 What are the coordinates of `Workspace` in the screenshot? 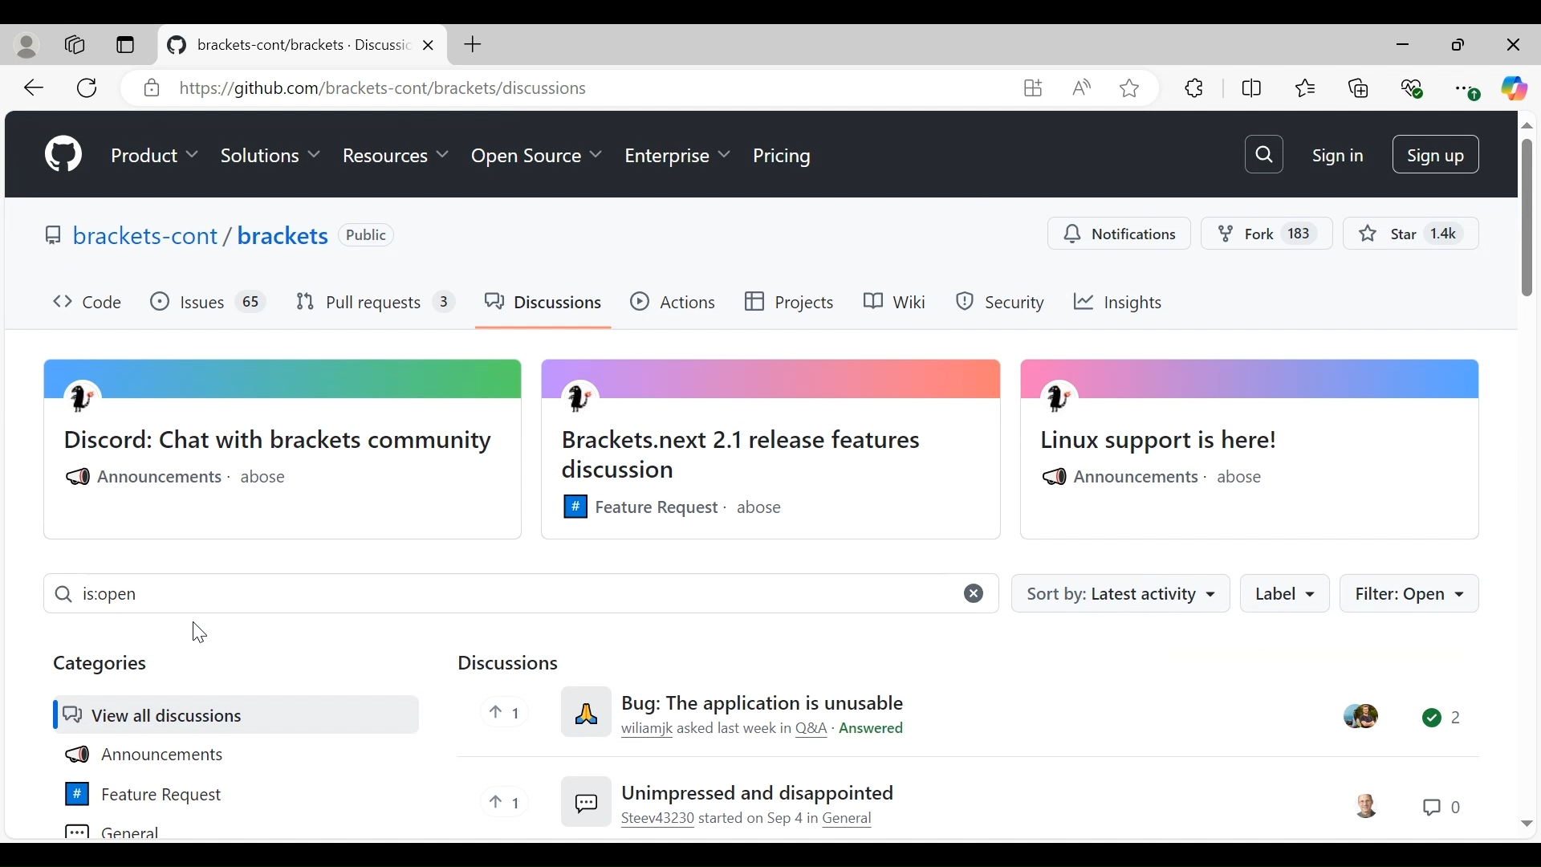 It's located at (72, 44).